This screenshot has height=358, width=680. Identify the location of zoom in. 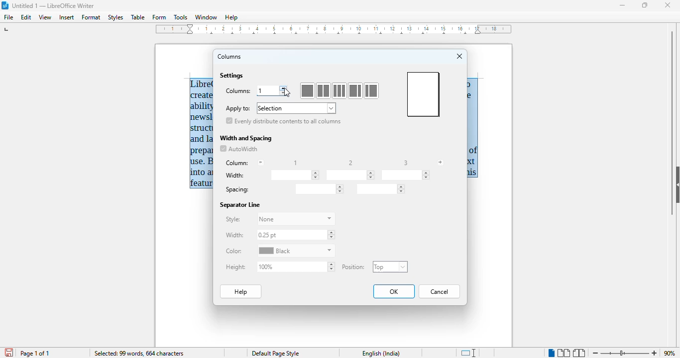
(655, 353).